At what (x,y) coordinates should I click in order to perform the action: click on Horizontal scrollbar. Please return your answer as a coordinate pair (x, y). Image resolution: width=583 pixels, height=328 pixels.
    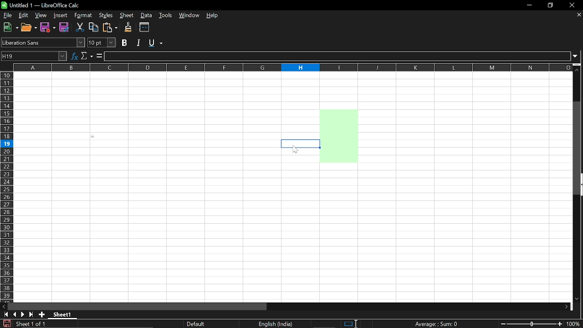
    Looking at the image, I should click on (139, 306).